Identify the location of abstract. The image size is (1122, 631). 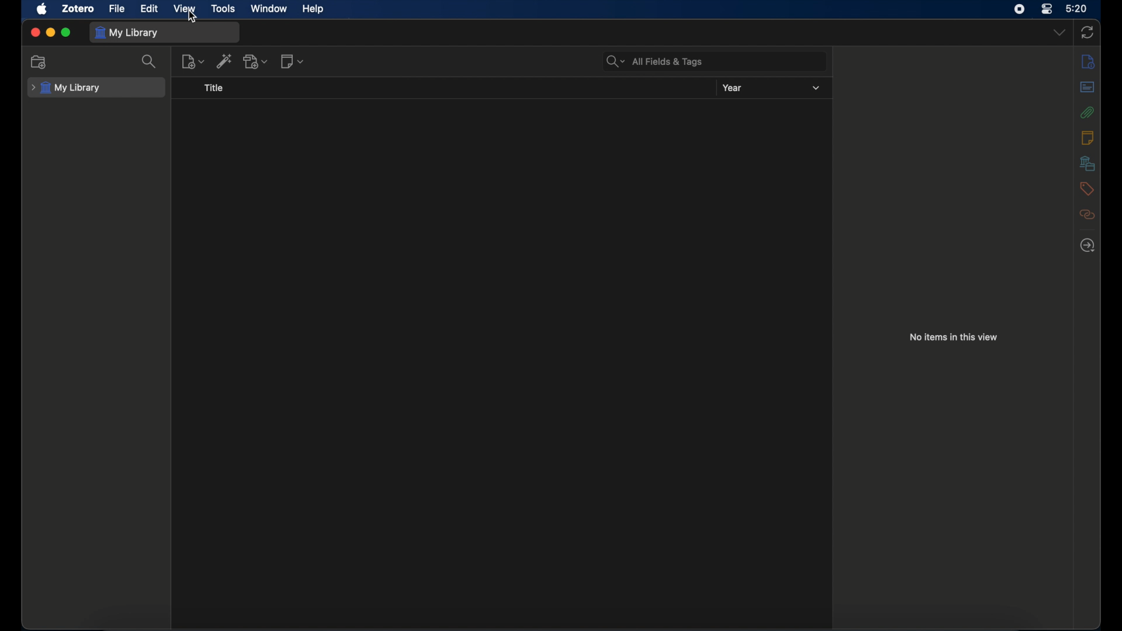
(1088, 86).